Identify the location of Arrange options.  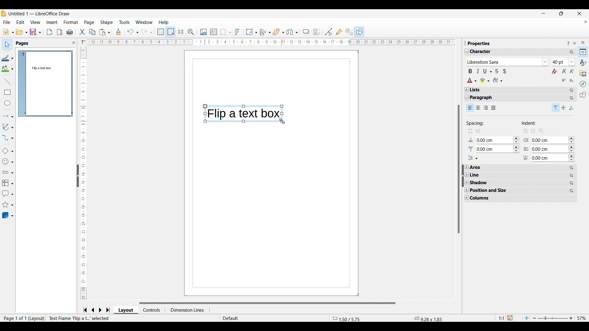
(279, 32).